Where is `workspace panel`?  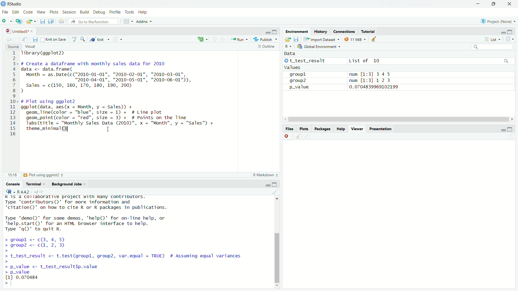
workspace panel is located at coordinates (129, 21).